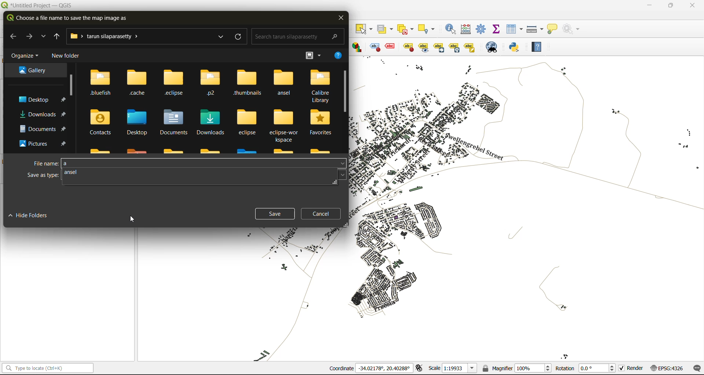 The height and width of the screenshot is (375, 704). What do you see at coordinates (239, 38) in the screenshot?
I see `refresh` at bounding box center [239, 38].